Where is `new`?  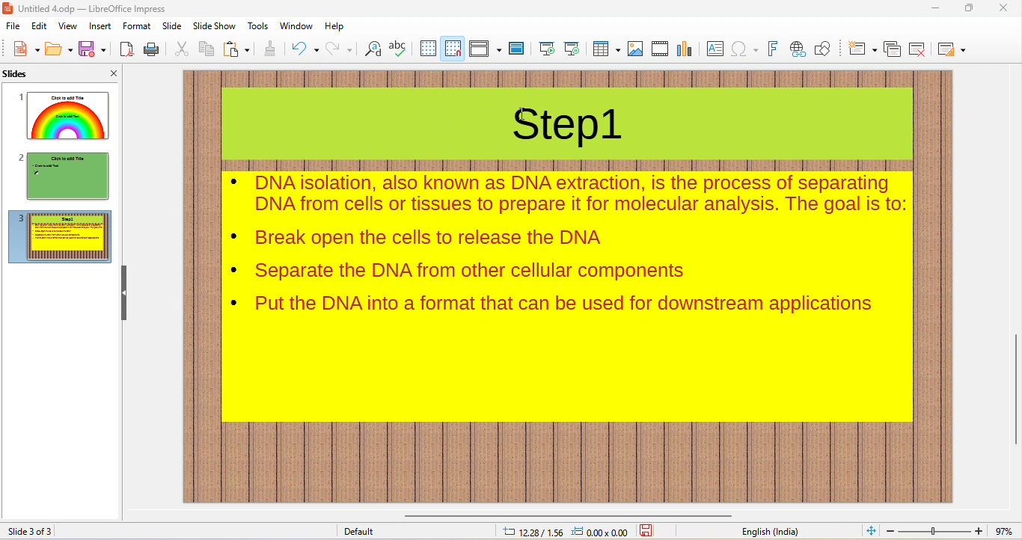 new is located at coordinates (25, 48).